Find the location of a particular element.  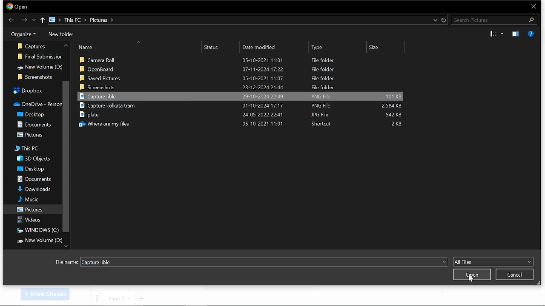

new folder is located at coordinates (60, 35).